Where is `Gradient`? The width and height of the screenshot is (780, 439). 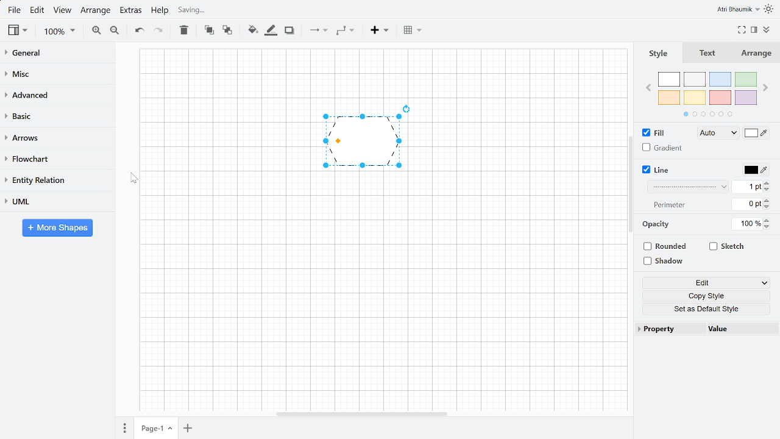
Gradient is located at coordinates (662, 148).